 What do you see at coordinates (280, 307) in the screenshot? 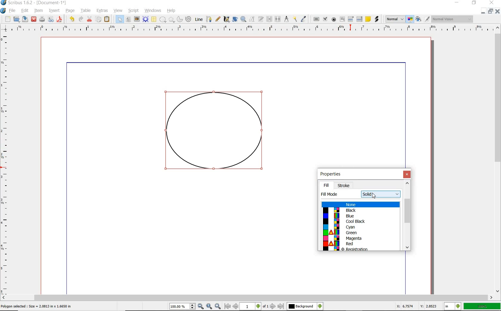
I see `last` at bounding box center [280, 307].